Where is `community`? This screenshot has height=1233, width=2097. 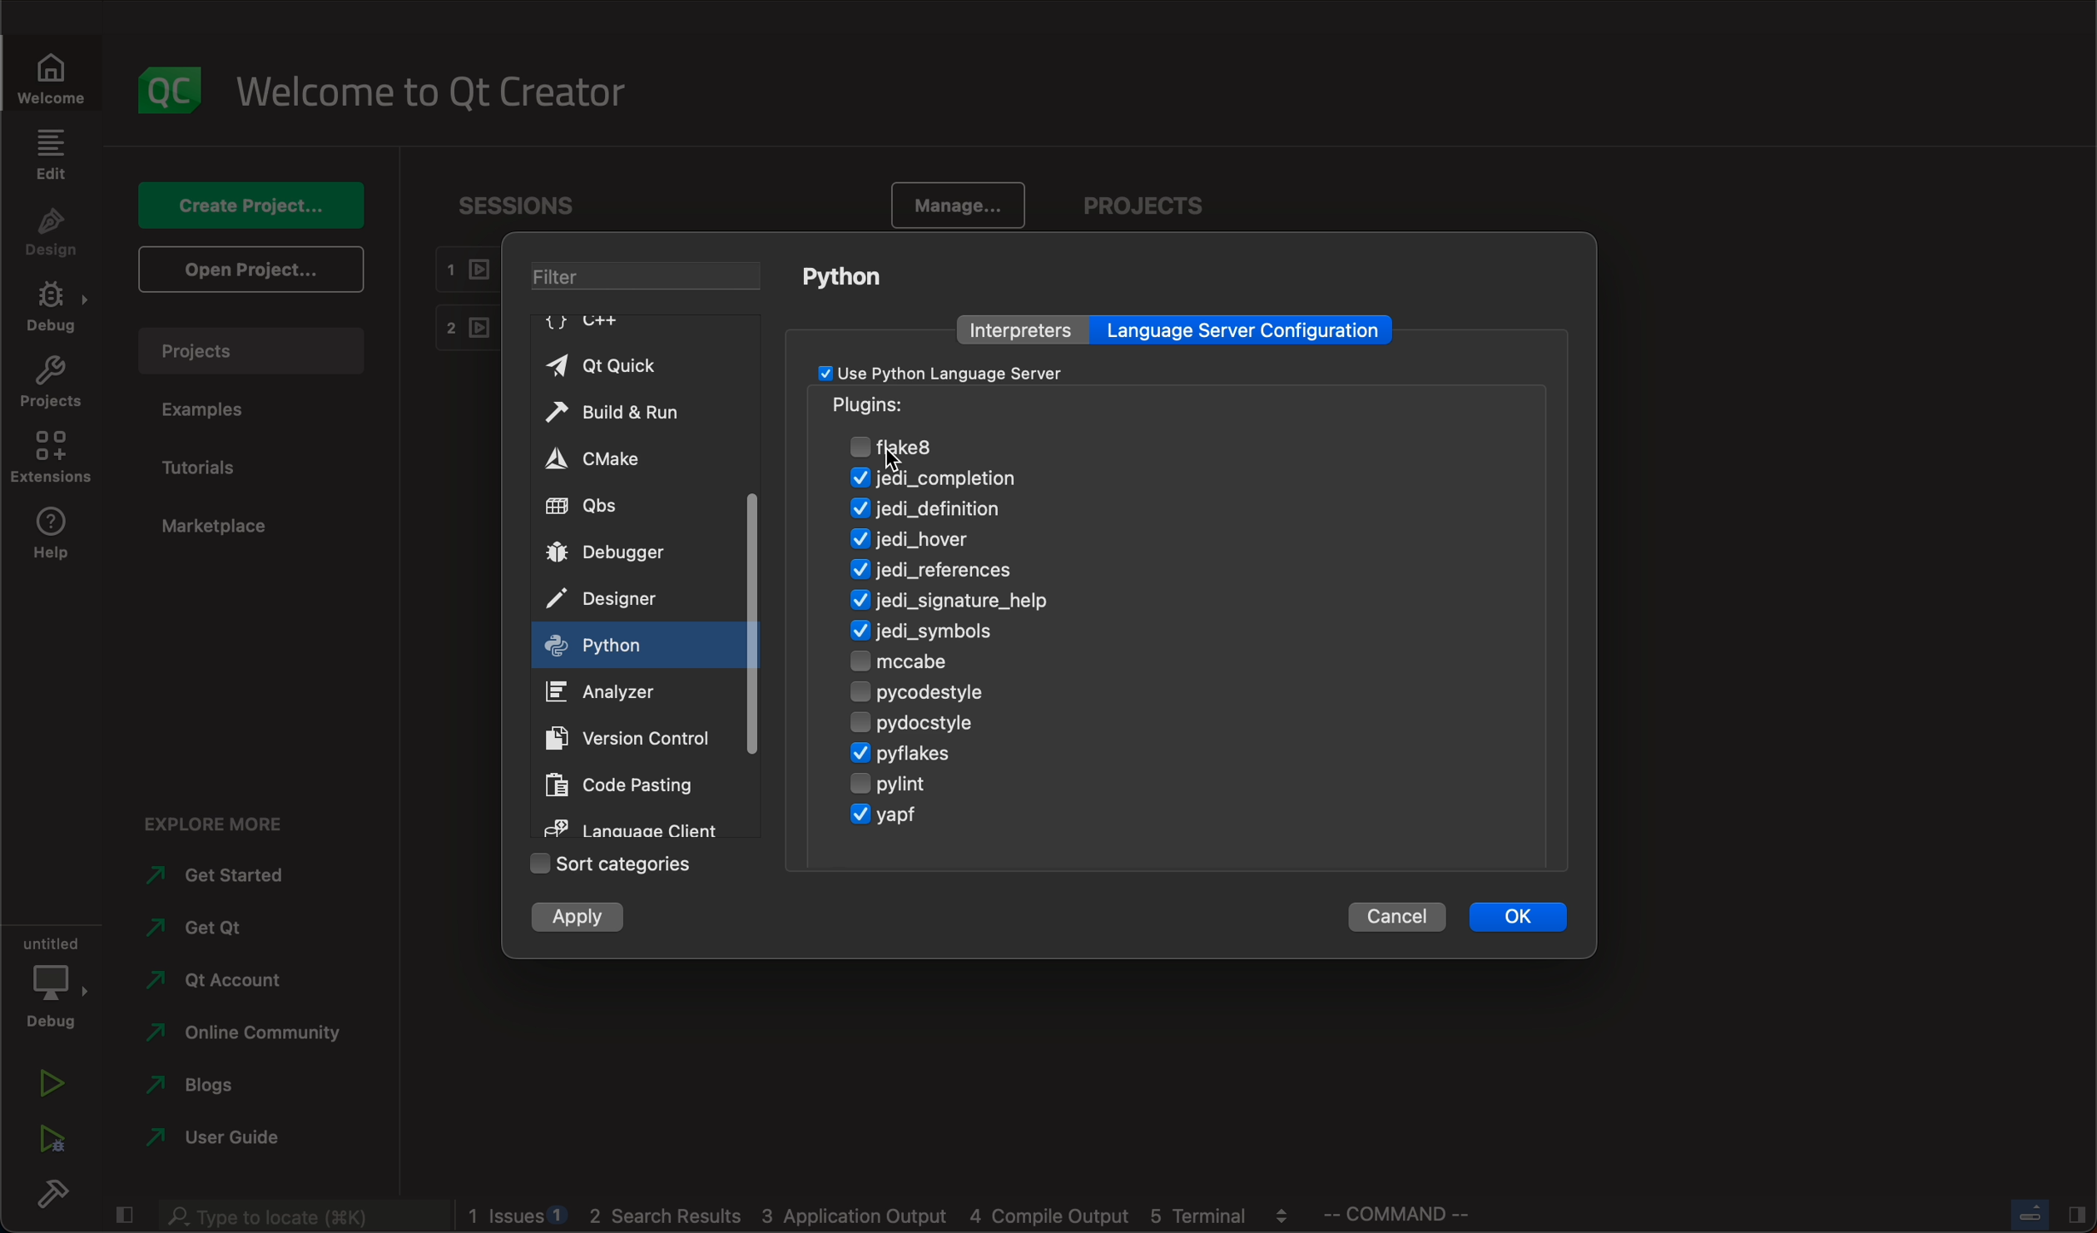
community is located at coordinates (255, 1034).